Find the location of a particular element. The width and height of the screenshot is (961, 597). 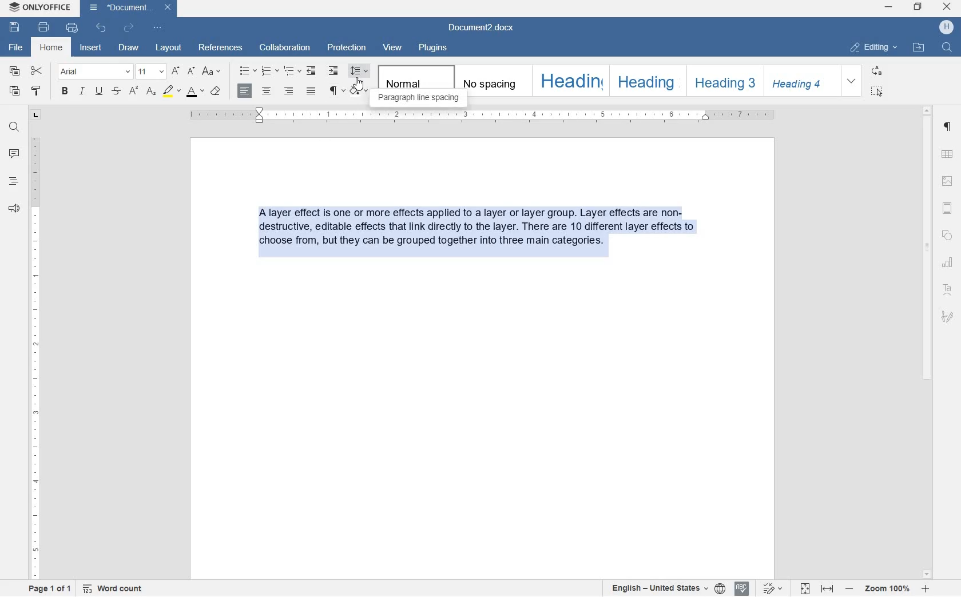

comment is located at coordinates (15, 153).